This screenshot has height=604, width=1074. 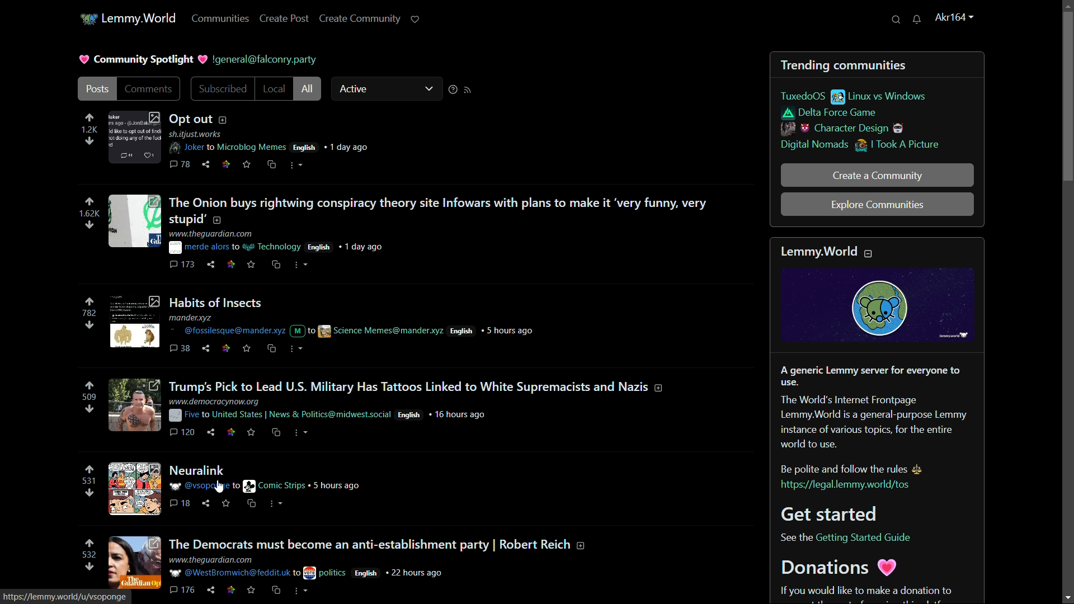 What do you see at coordinates (186, 588) in the screenshot?
I see `comments` at bounding box center [186, 588].